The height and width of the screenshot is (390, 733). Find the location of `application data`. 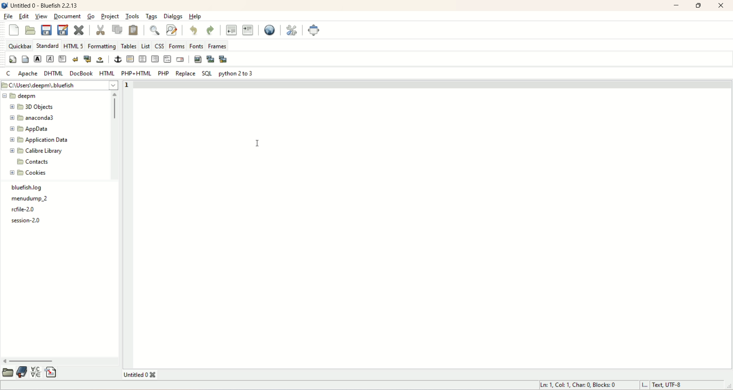

application data is located at coordinates (41, 140).